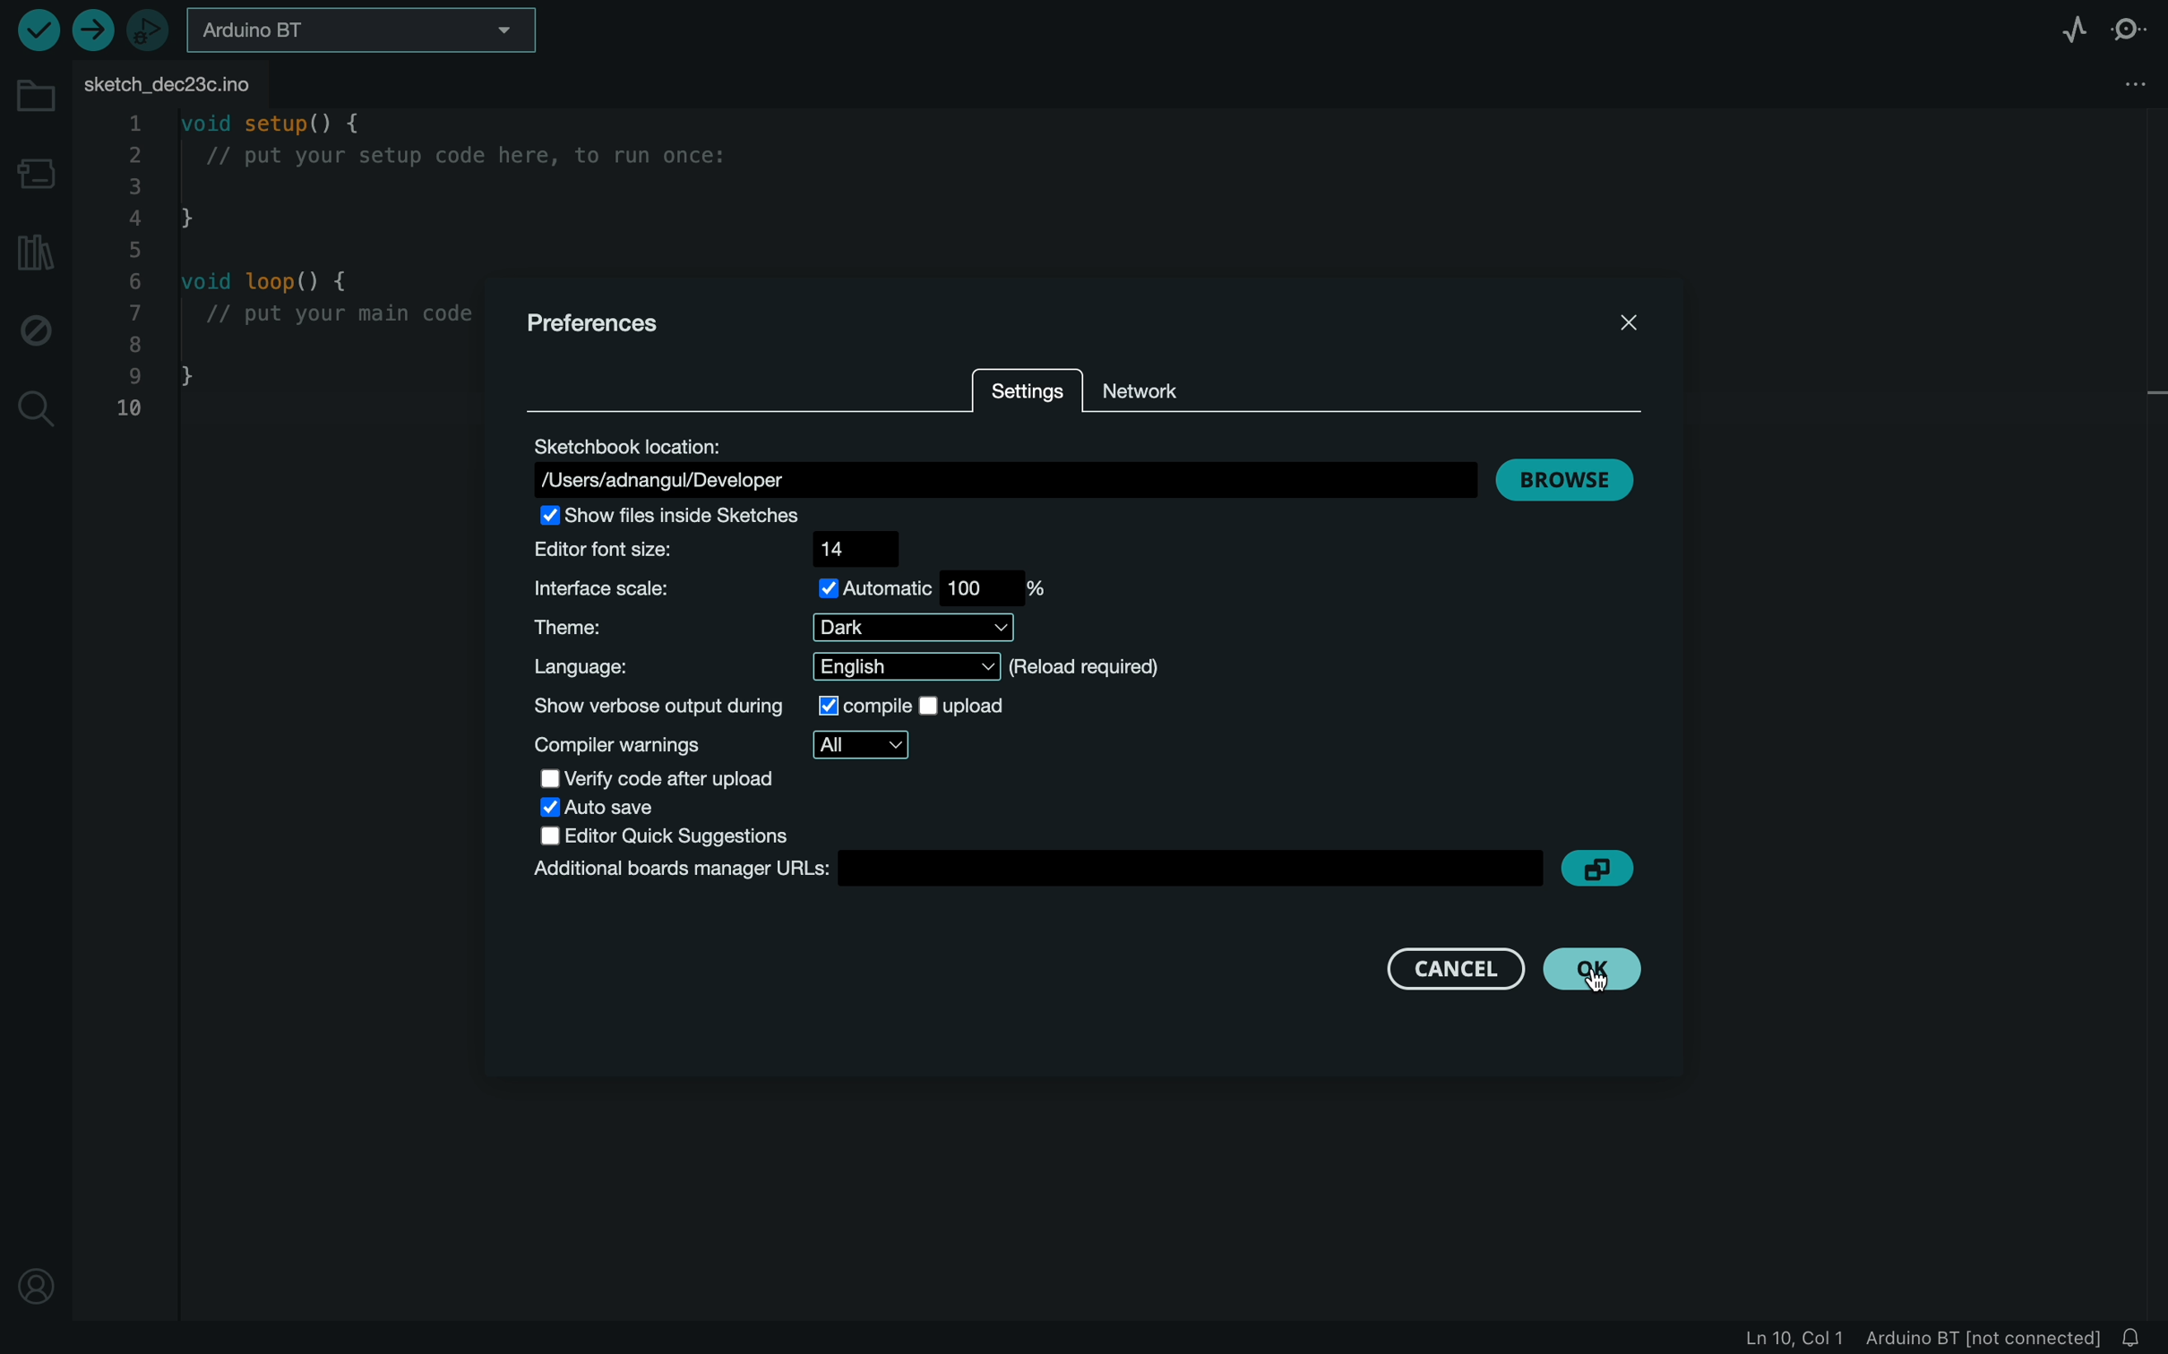  Describe the element at coordinates (721, 548) in the screenshot. I see `size` at that location.